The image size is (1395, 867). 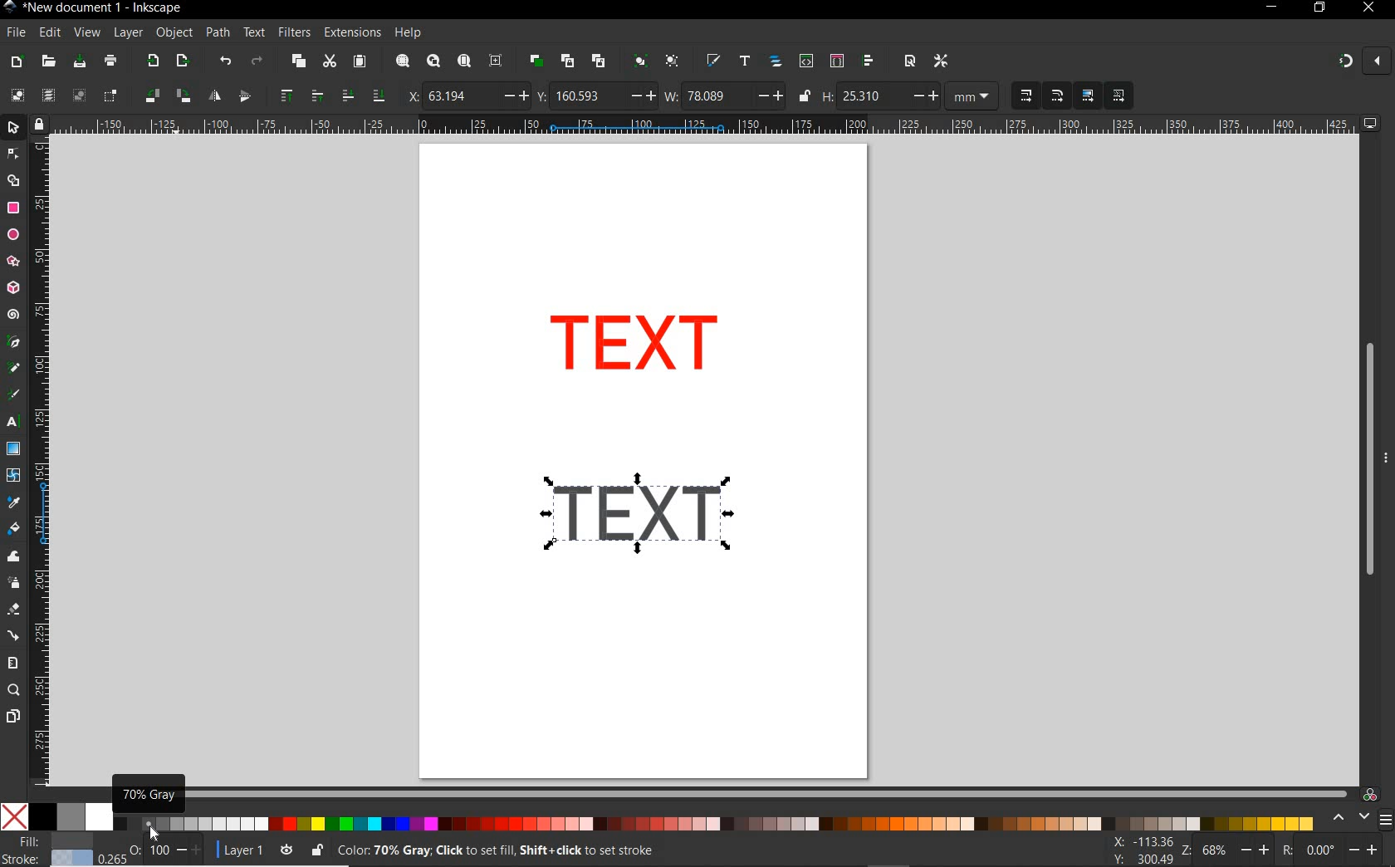 What do you see at coordinates (80, 61) in the screenshot?
I see `save` at bounding box center [80, 61].